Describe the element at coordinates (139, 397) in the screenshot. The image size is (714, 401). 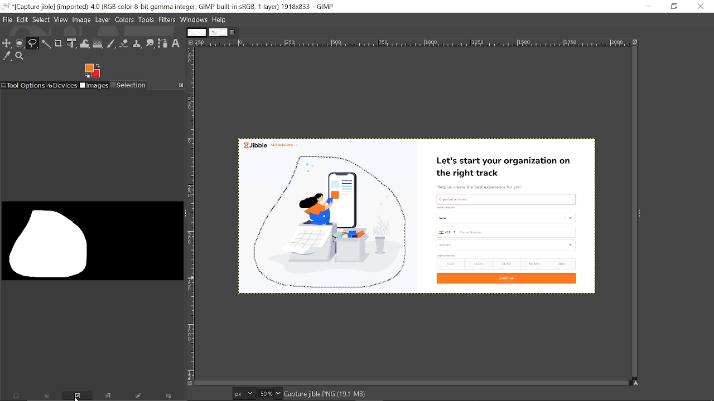
I see `Selection to path` at that location.